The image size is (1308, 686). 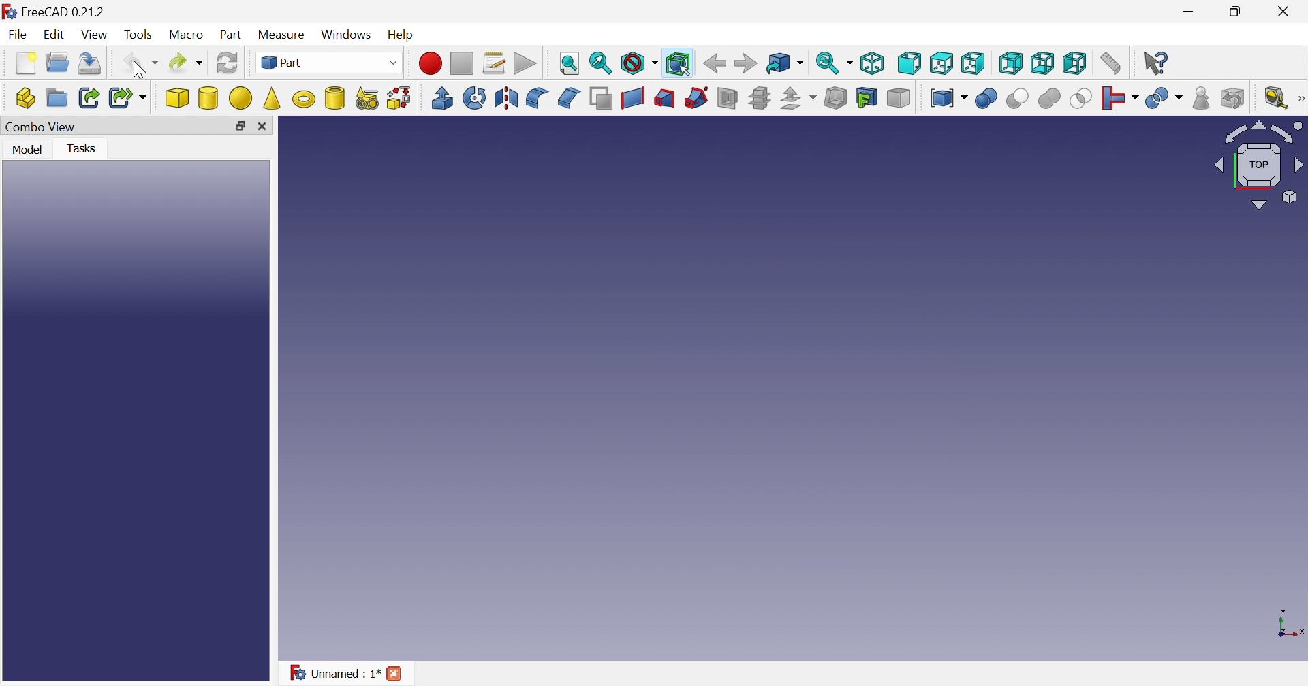 What do you see at coordinates (495, 62) in the screenshot?
I see `Macros...` at bounding box center [495, 62].